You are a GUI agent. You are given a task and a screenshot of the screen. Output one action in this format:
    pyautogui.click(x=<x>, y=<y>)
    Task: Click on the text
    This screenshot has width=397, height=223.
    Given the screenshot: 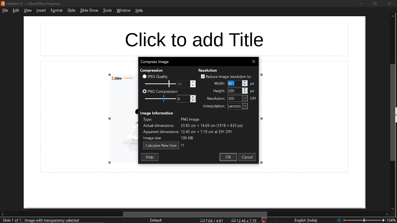 What is the action you would take?
    pyautogui.click(x=183, y=146)
    